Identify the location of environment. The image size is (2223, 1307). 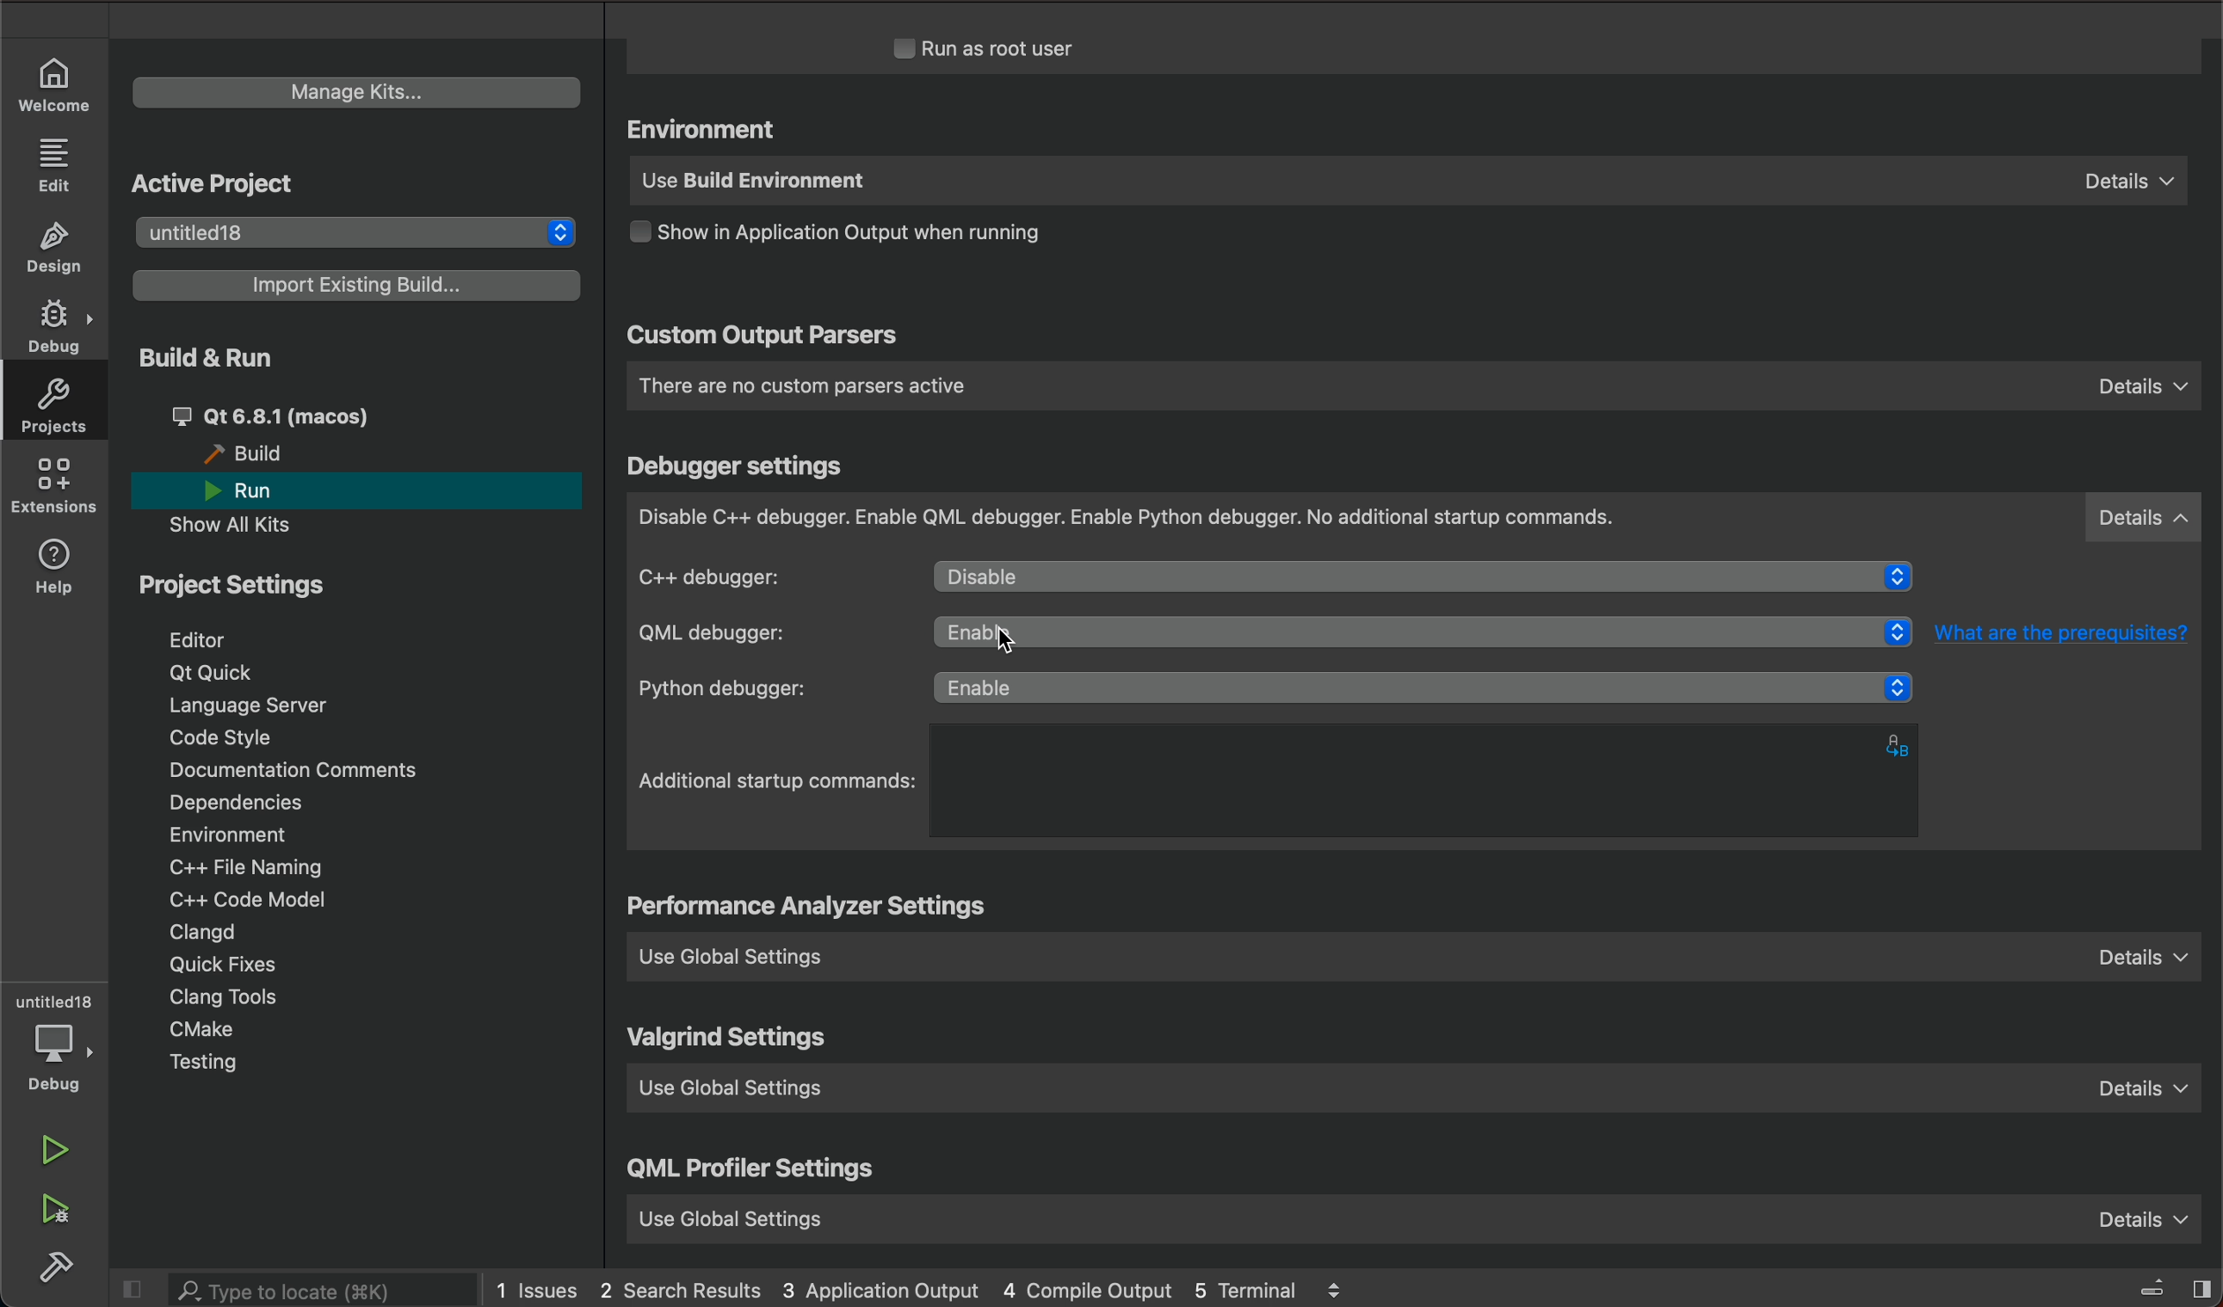
(227, 834).